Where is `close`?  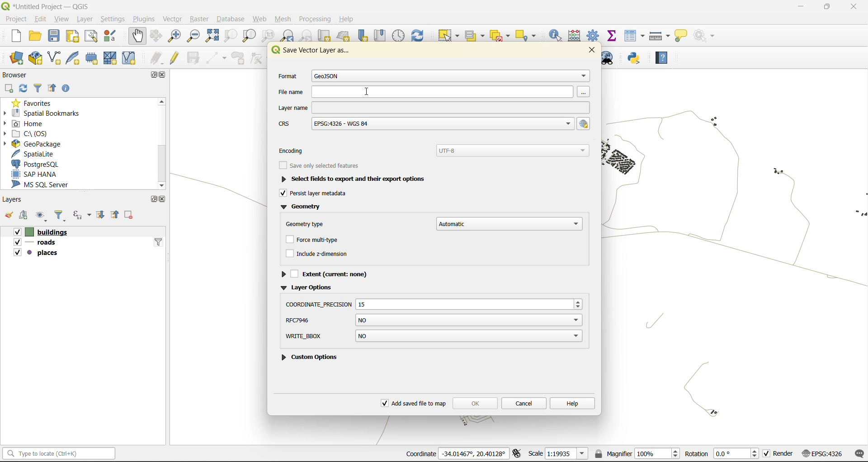 close is located at coordinates (854, 7).